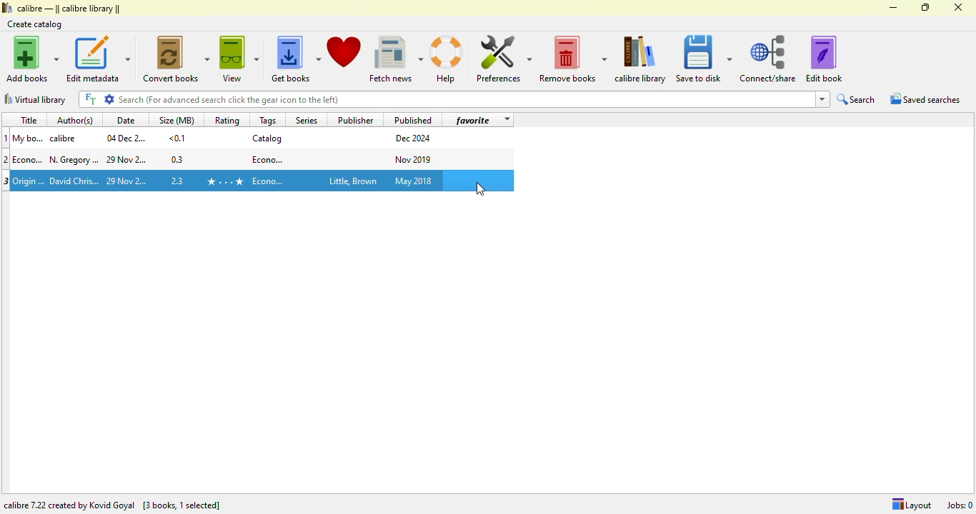  I want to click on cursor, so click(481, 188).